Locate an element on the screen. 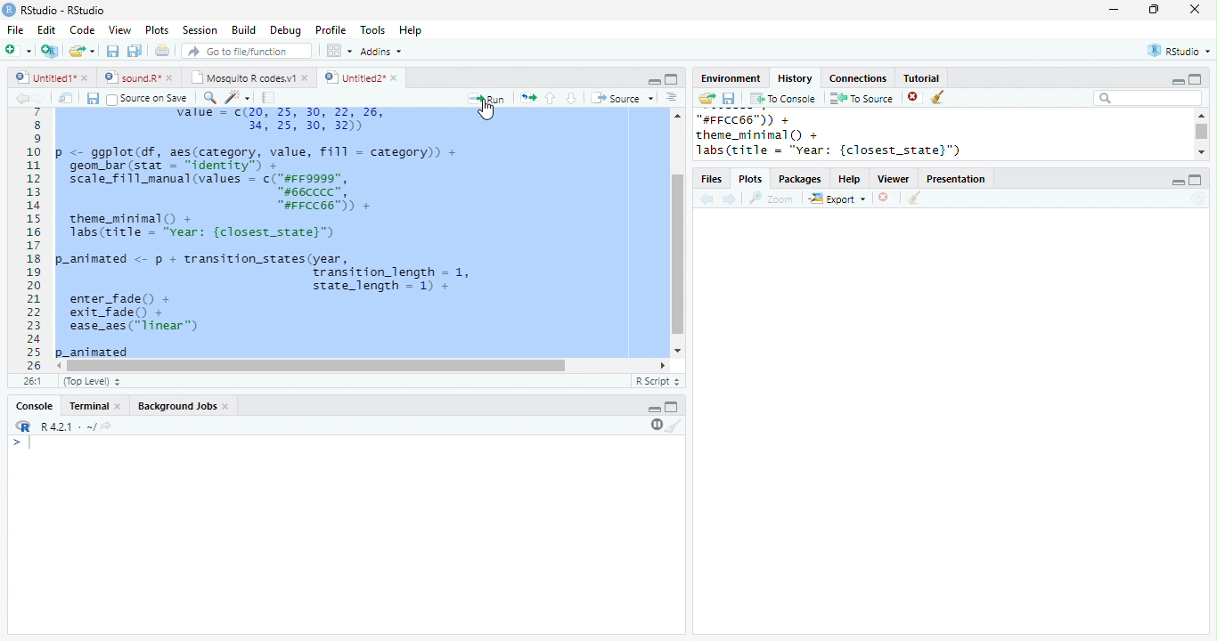 Image resolution: width=1217 pixels, height=641 pixels. scroll up  is located at coordinates (678, 115).